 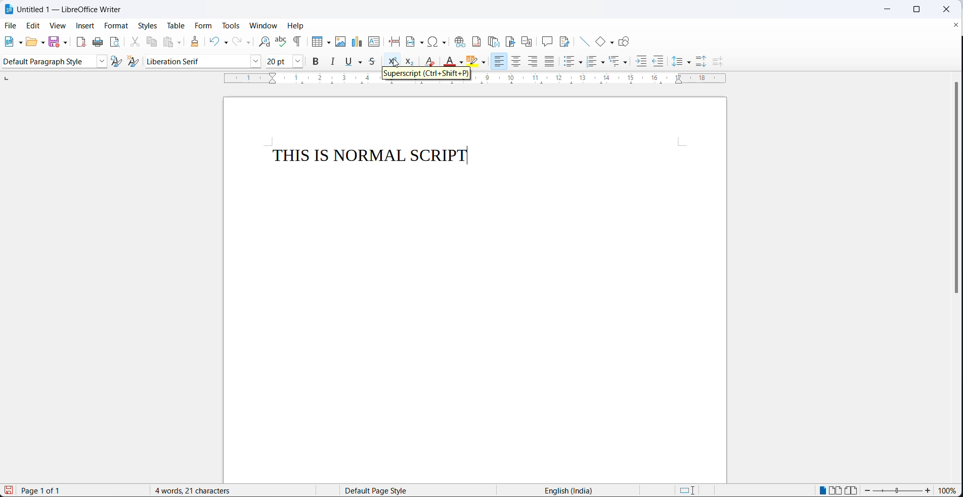 What do you see at coordinates (413, 490) in the screenshot?
I see `page style` at bounding box center [413, 490].